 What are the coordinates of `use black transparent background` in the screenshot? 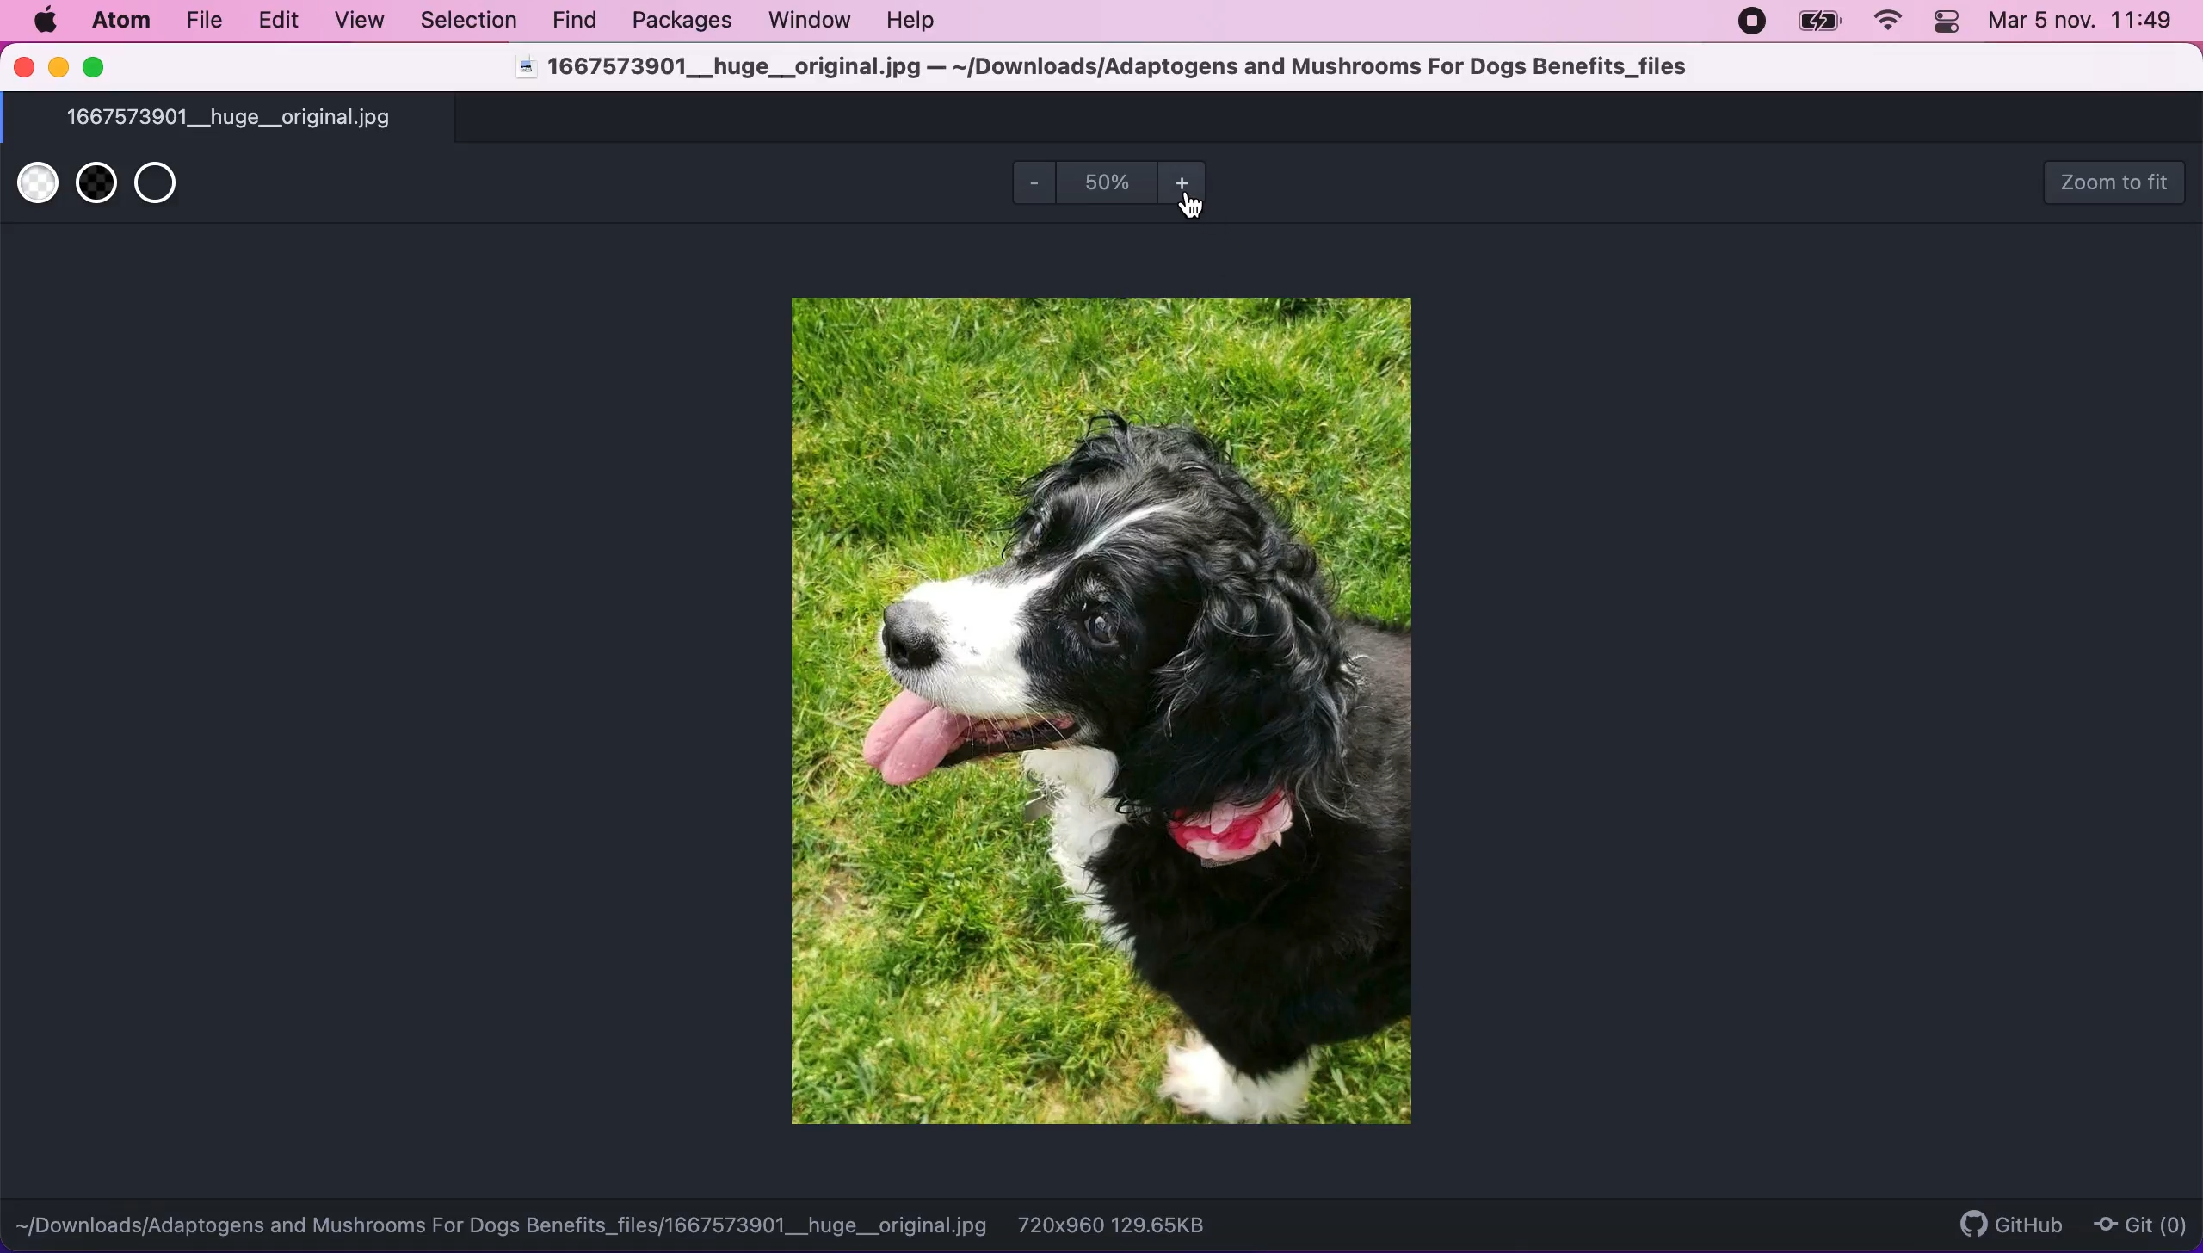 It's located at (92, 186).